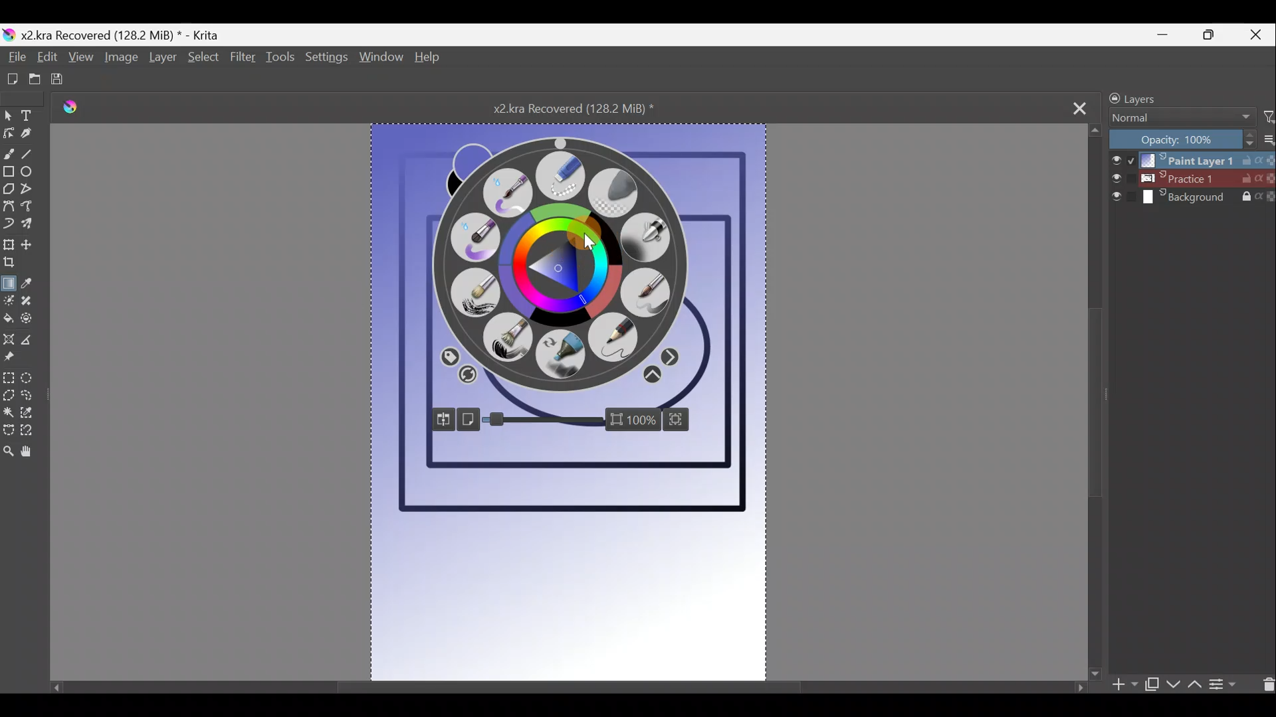 The height and width of the screenshot is (717, 1276). What do you see at coordinates (27, 137) in the screenshot?
I see `Calligraphy` at bounding box center [27, 137].